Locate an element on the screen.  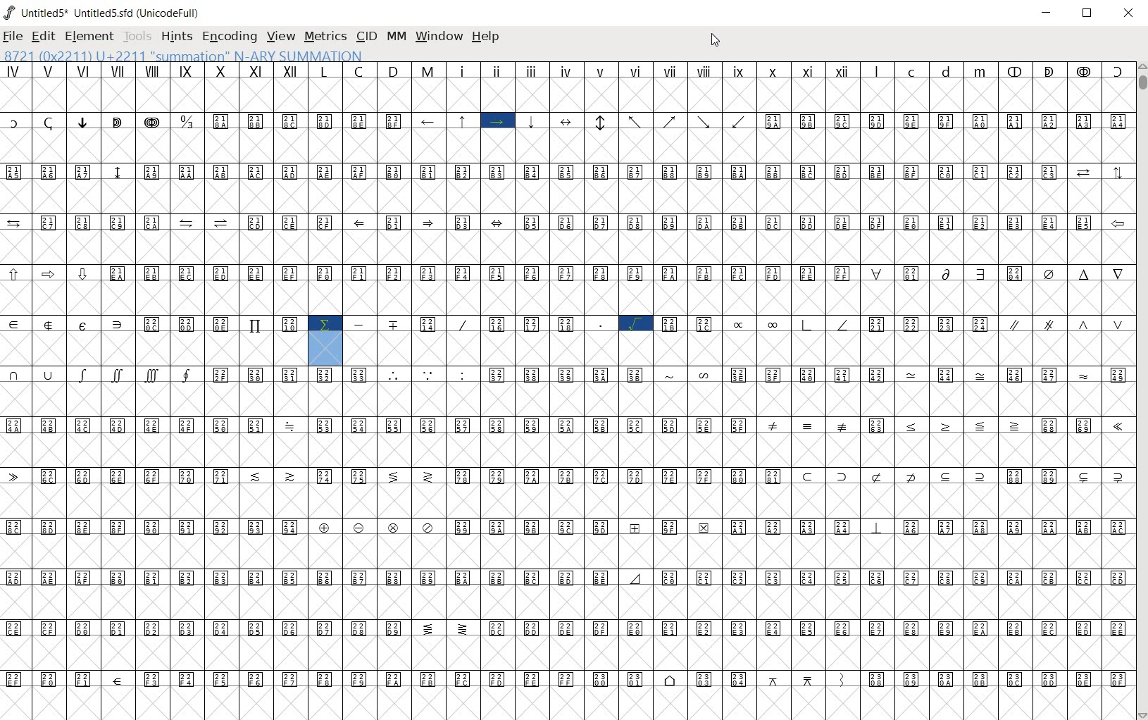
SCROLLBAR is located at coordinates (1146, 392).